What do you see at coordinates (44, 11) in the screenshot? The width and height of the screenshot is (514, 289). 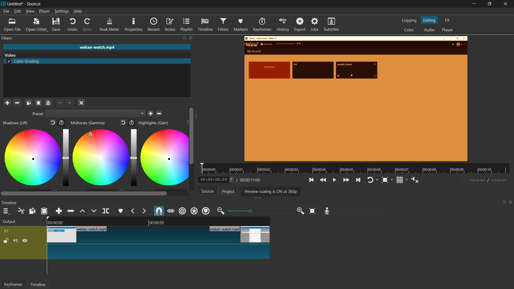 I see `player menu` at bounding box center [44, 11].